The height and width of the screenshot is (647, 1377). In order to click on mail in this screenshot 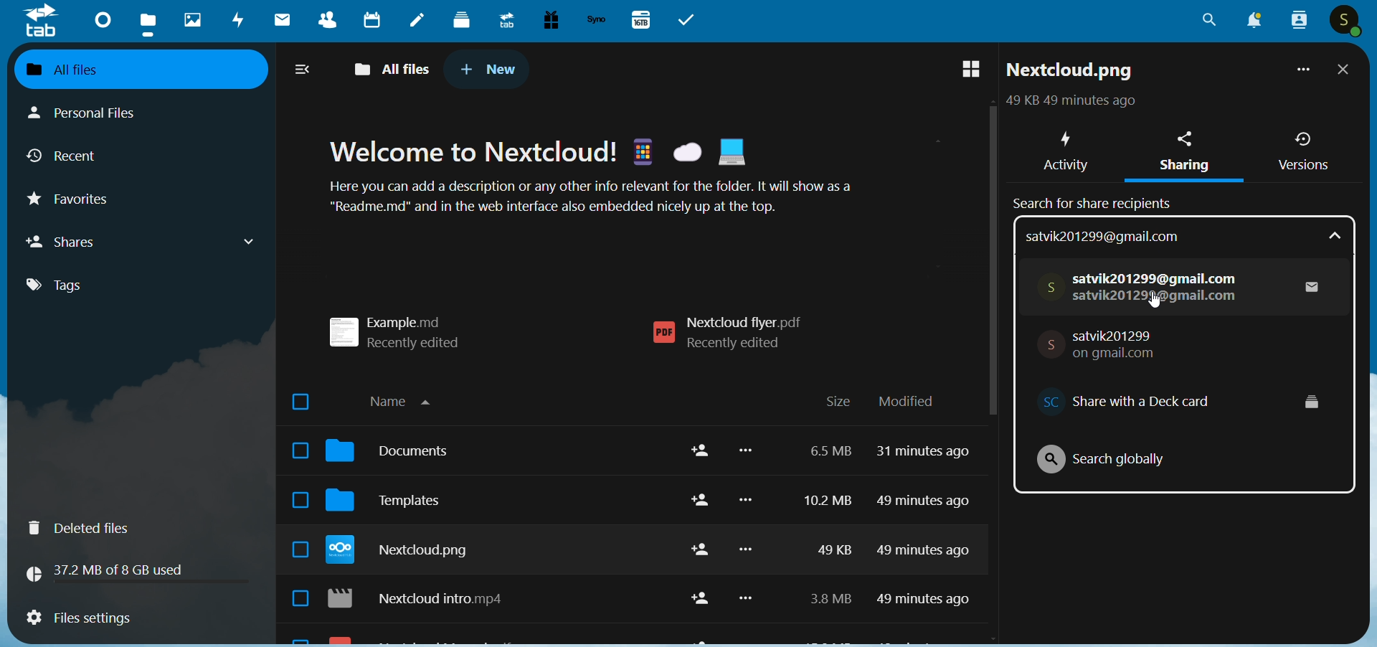, I will do `click(280, 22)`.